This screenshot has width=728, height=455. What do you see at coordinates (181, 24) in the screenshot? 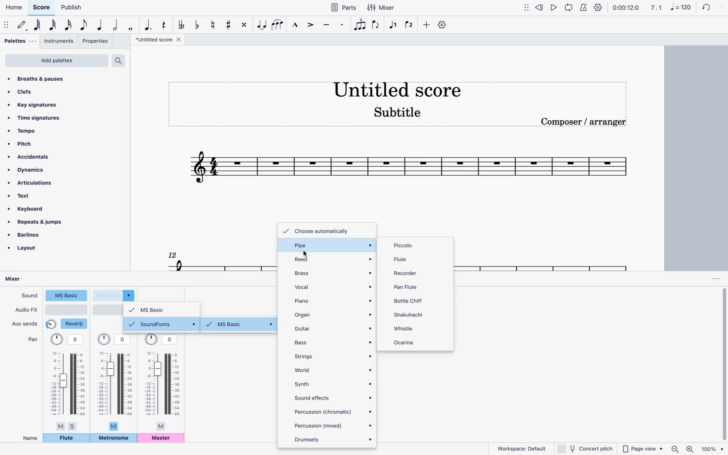
I see `toggle double flat` at bounding box center [181, 24].